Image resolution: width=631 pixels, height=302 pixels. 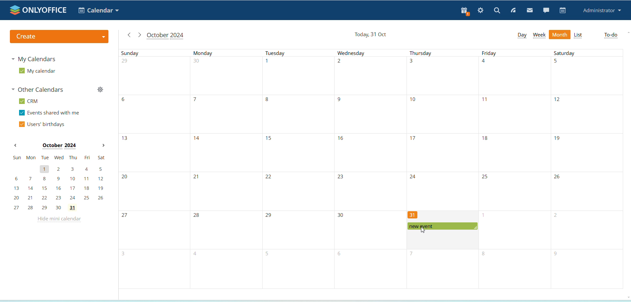 I want to click on manage, so click(x=100, y=90).